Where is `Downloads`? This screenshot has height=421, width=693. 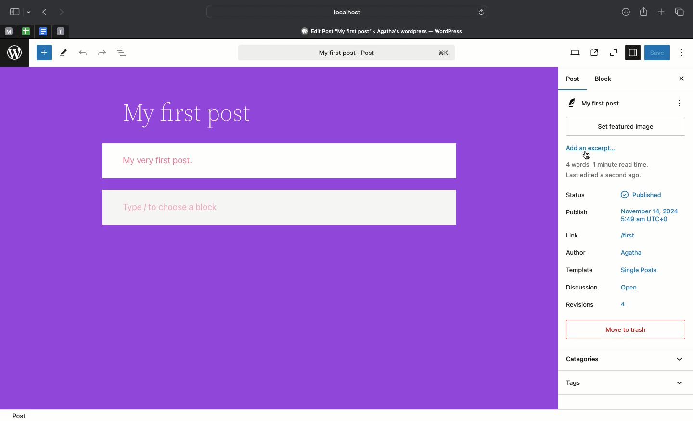 Downloads is located at coordinates (625, 13).